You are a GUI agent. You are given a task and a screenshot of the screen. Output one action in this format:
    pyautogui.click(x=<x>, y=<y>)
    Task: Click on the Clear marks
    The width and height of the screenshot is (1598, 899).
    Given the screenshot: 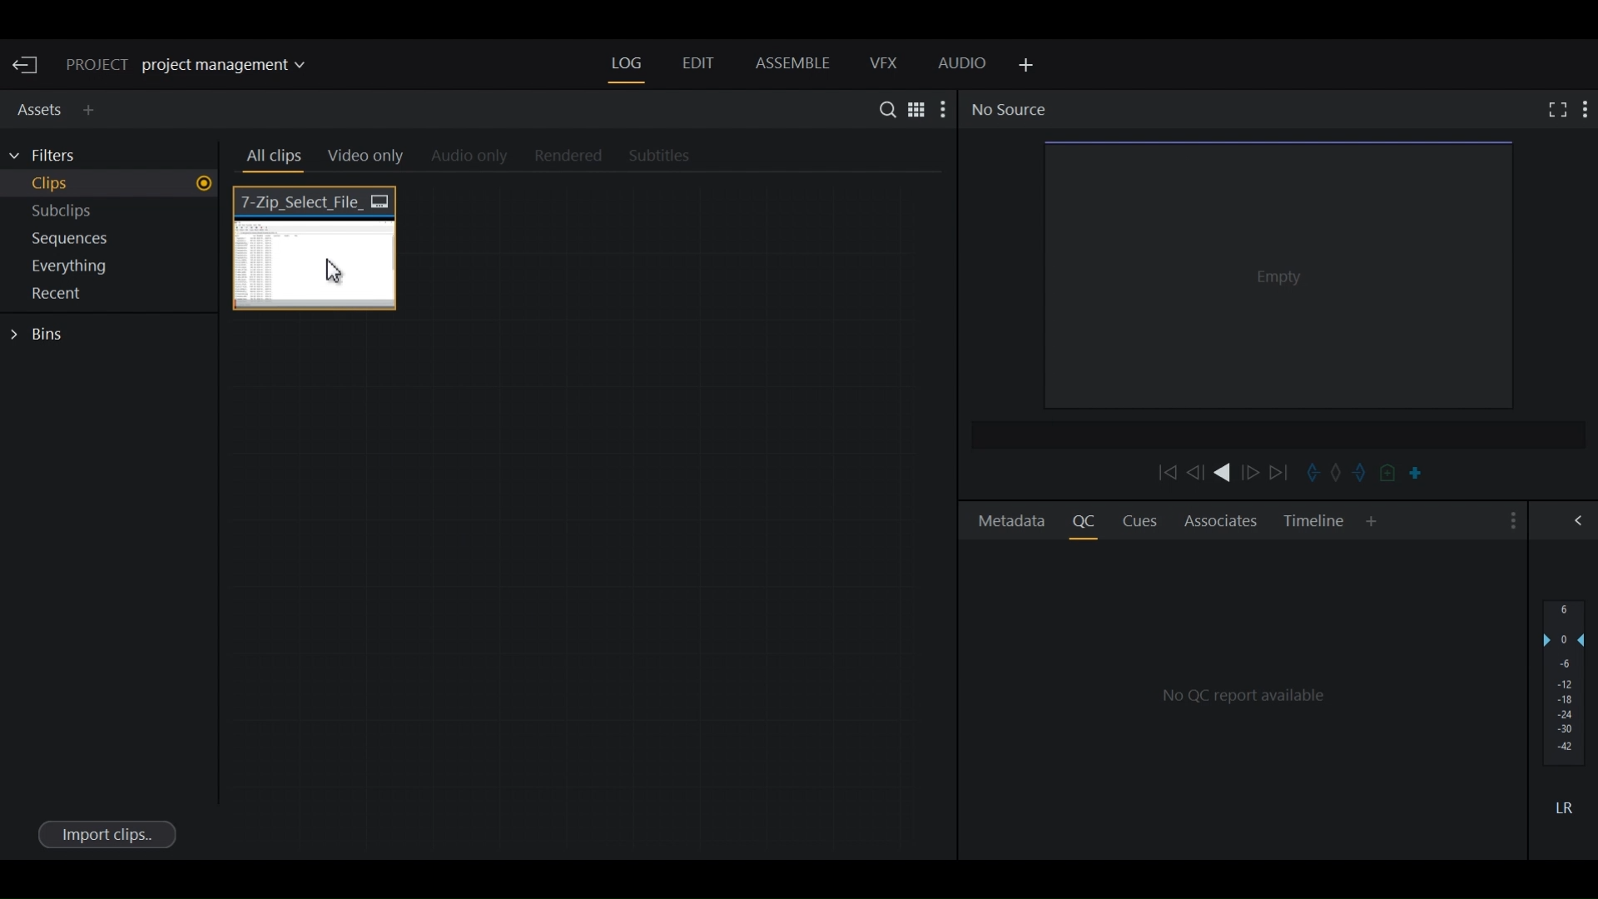 What is the action you would take?
    pyautogui.click(x=1336, y=474)
    